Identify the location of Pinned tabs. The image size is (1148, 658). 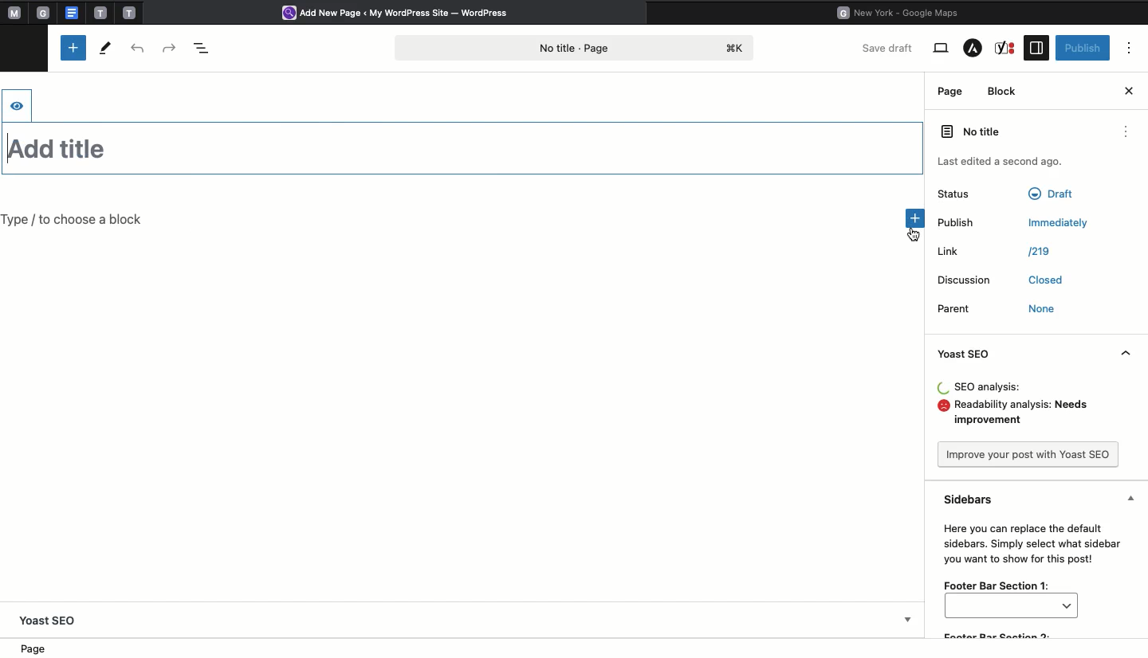
(12, 14).